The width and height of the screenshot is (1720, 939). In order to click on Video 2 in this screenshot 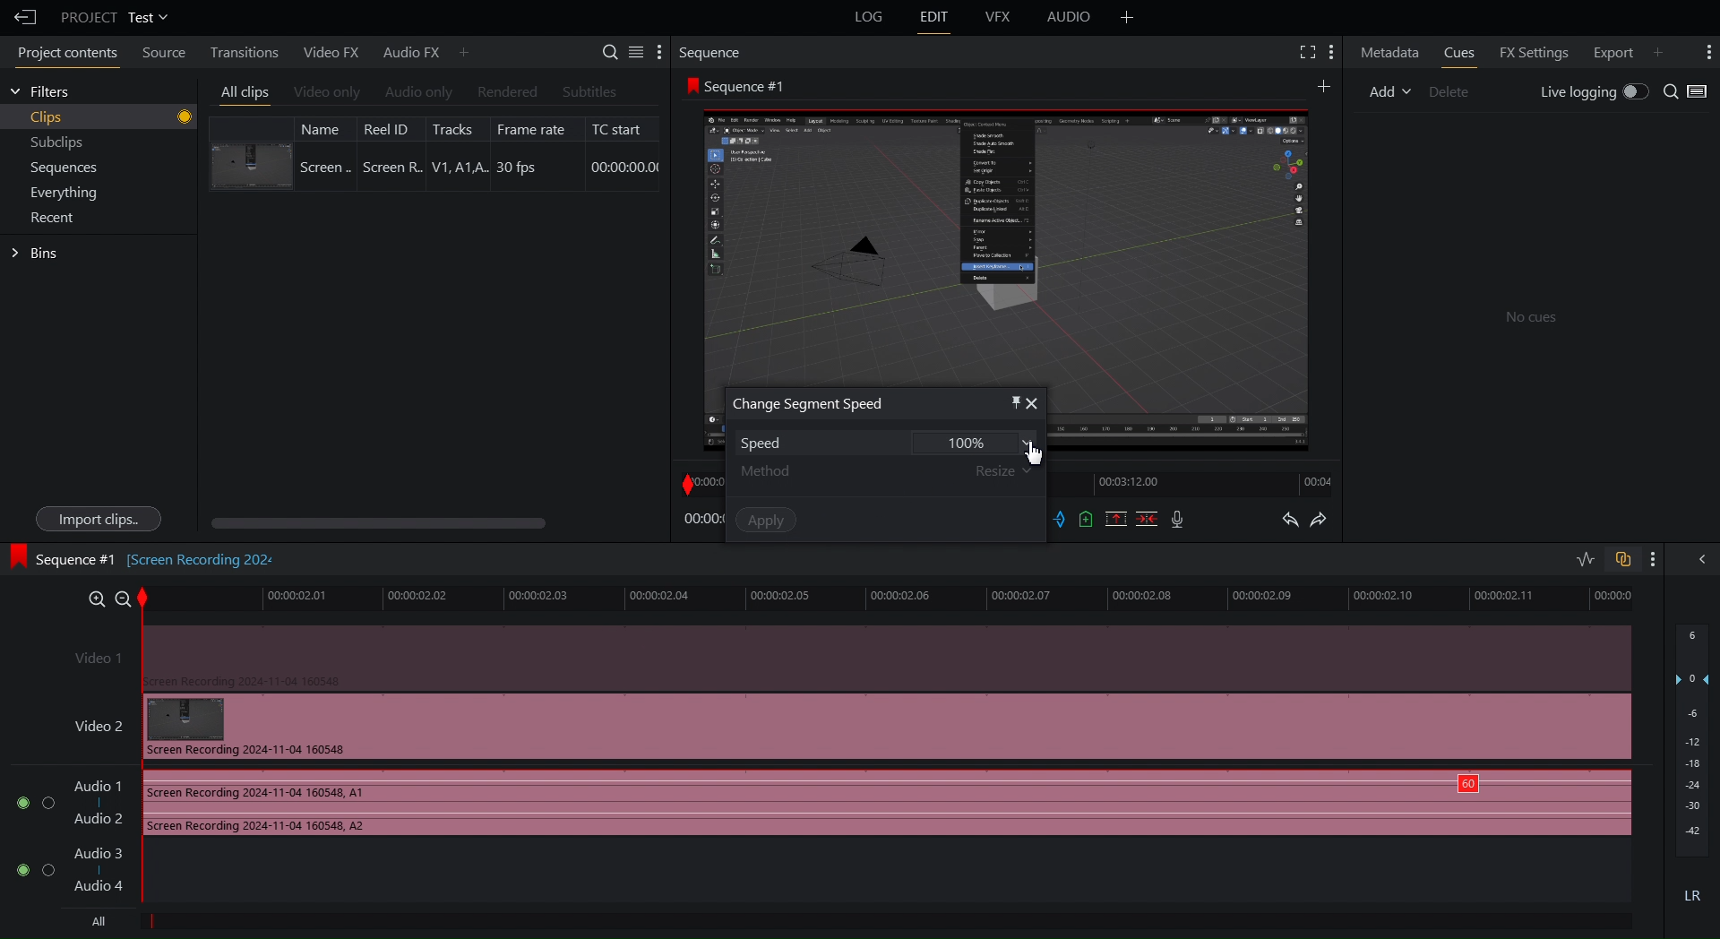, I will do `click(842, 727)`.